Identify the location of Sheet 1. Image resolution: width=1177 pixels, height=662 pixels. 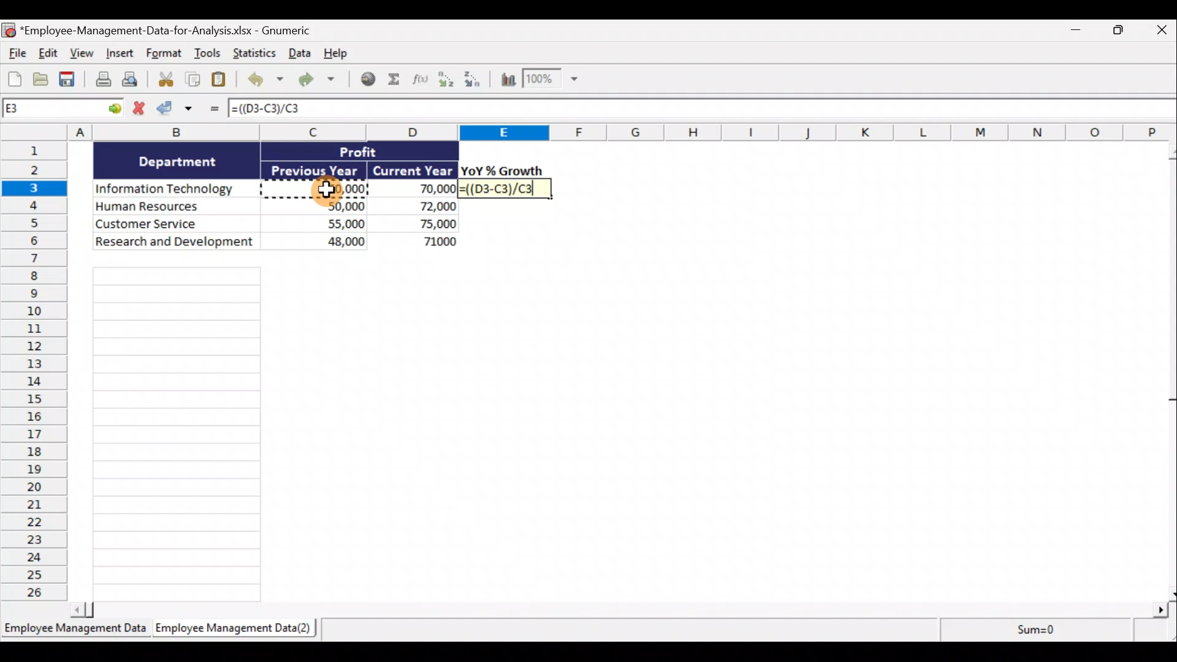
(74, 629).